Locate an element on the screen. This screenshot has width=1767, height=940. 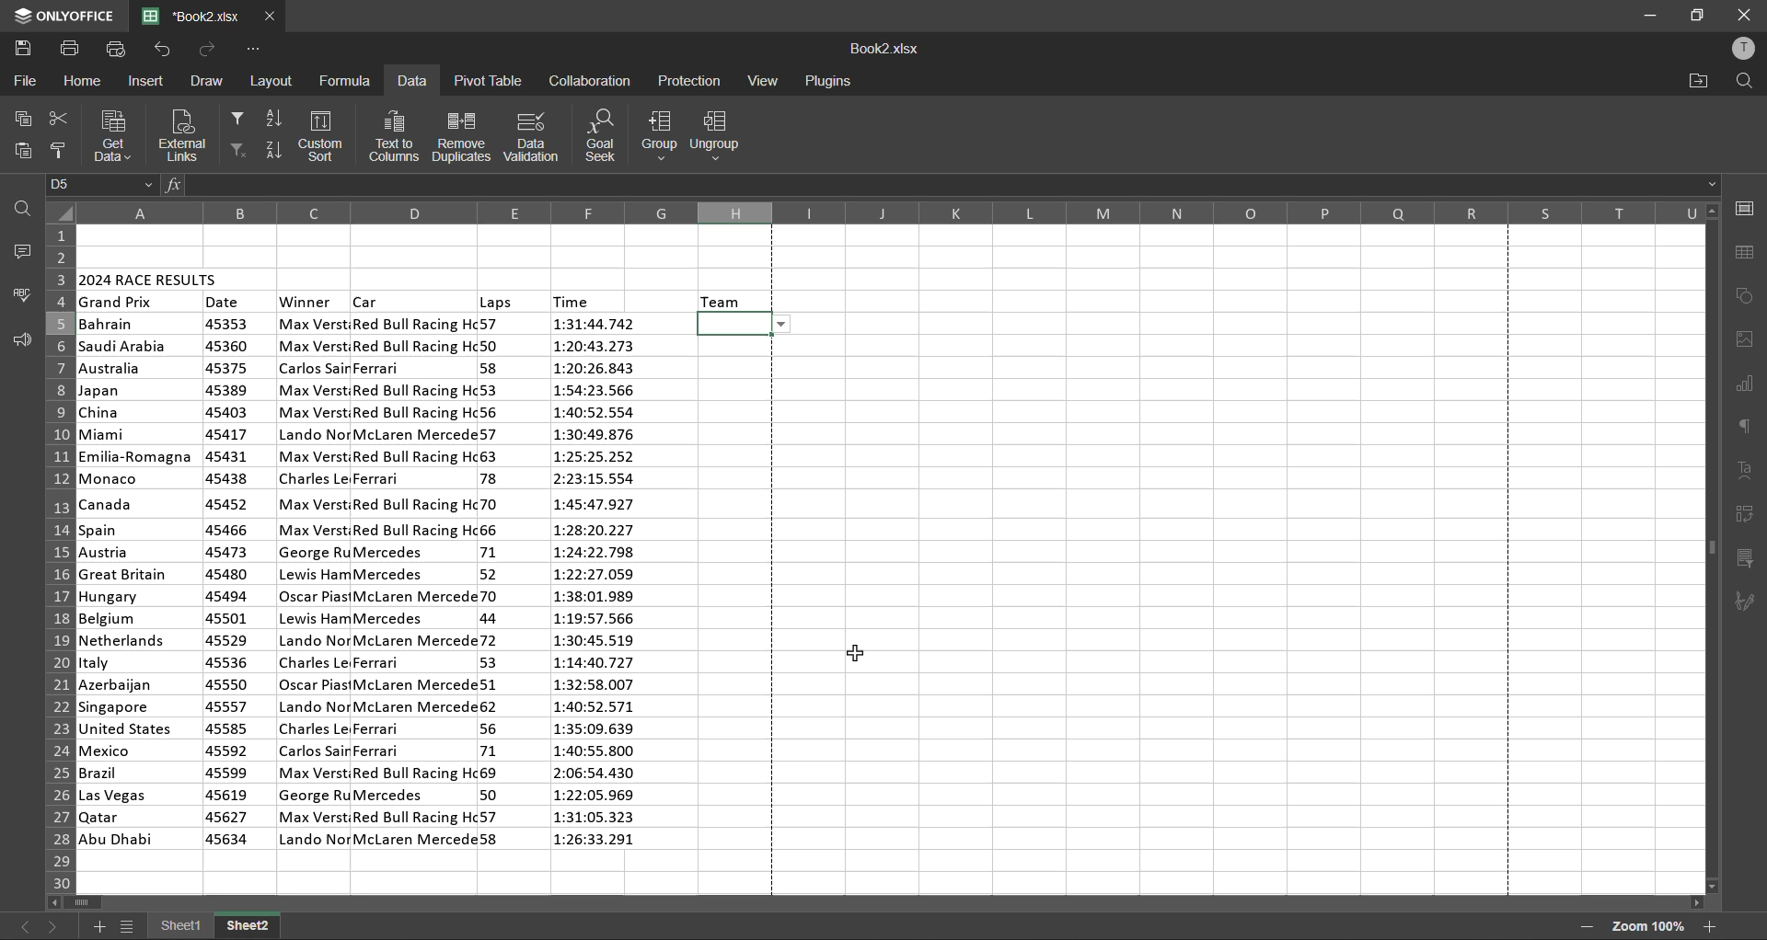
pivot table is located at coordinates (486, 80).